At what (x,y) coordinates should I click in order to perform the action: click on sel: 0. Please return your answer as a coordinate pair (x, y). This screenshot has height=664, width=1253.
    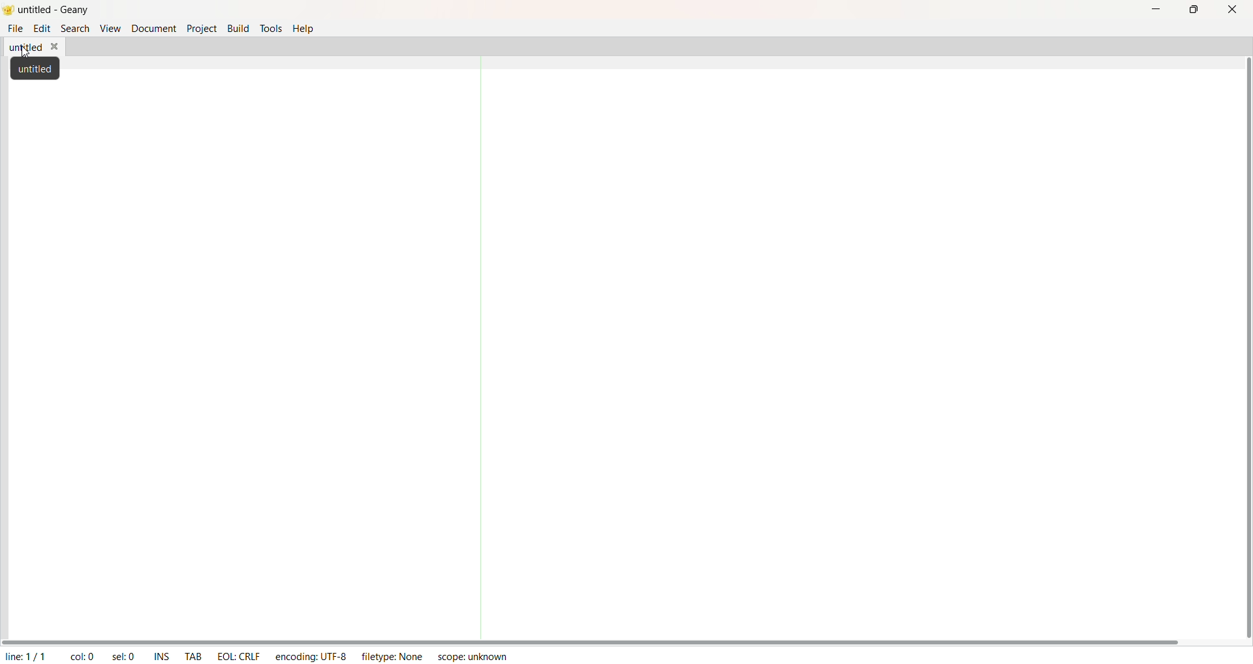
    Looking at the image, I should click on (124, 656).